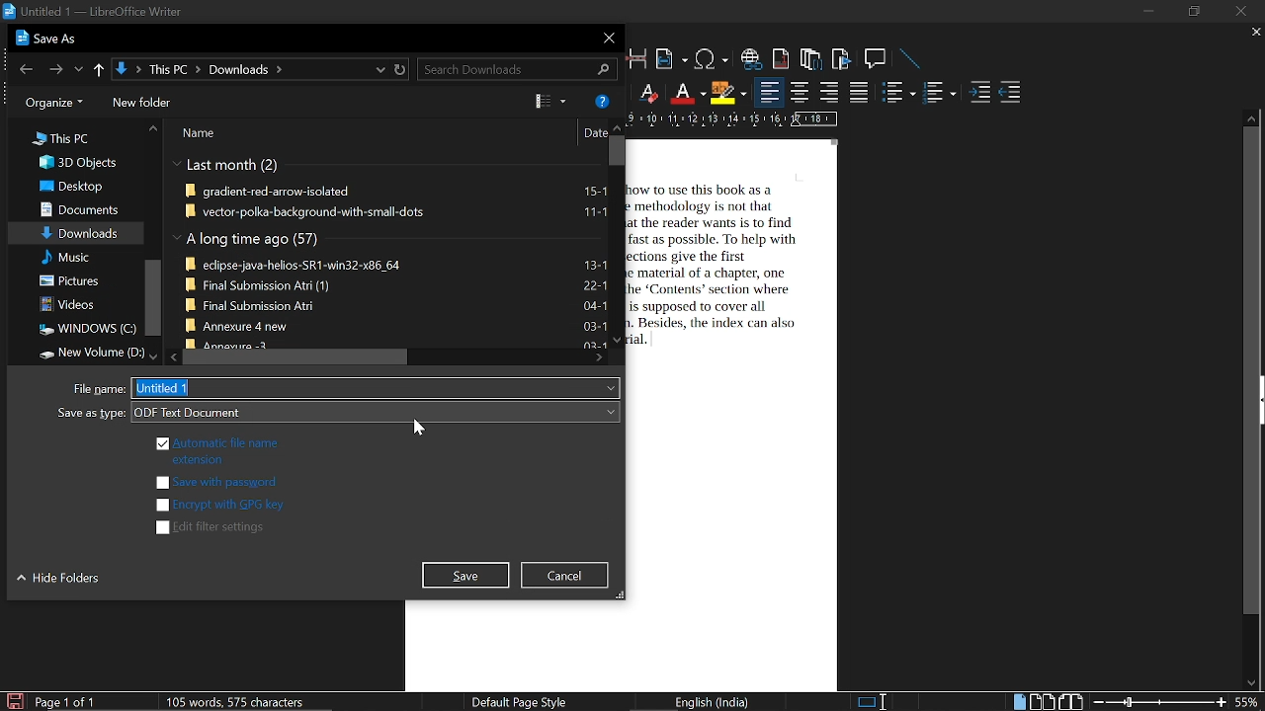 The image size is (1265, 711). What do you see at coordinates (378, 69) in the screenshot?
I see `recent location` at bounding box center [378, 69].